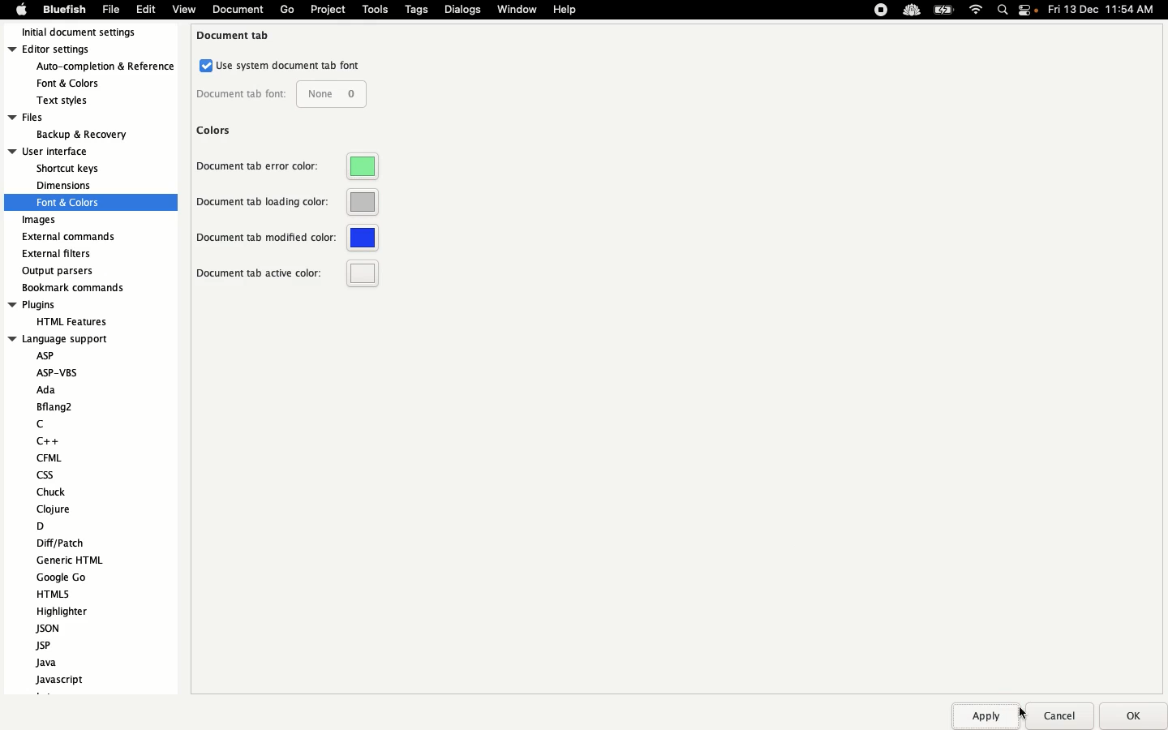 This screenshot has width=1168, height=730. Describe the element at coordinates (183, 12) in the screenshot. I see `view` at that location.